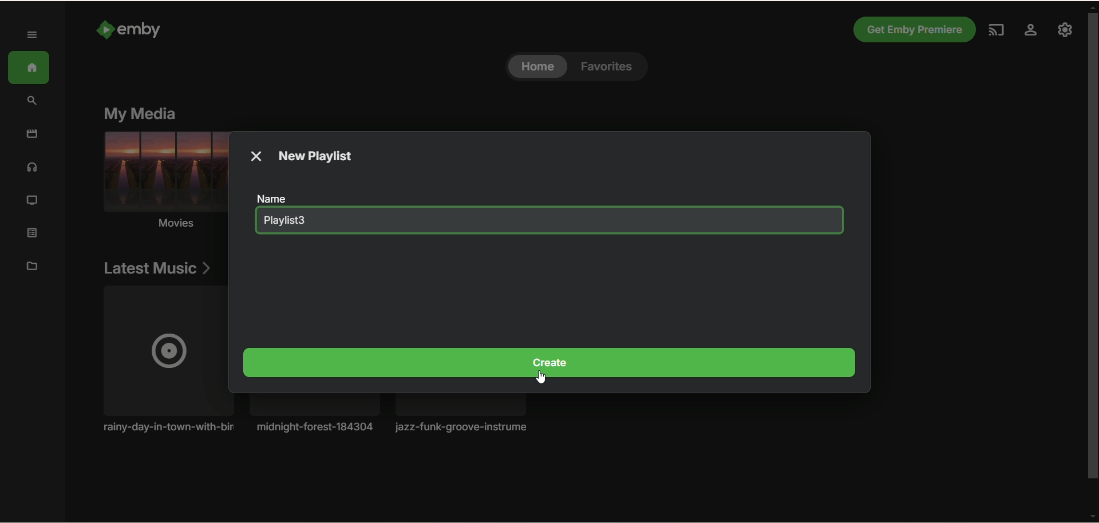  I want to click on favorites, so click(611, 68).